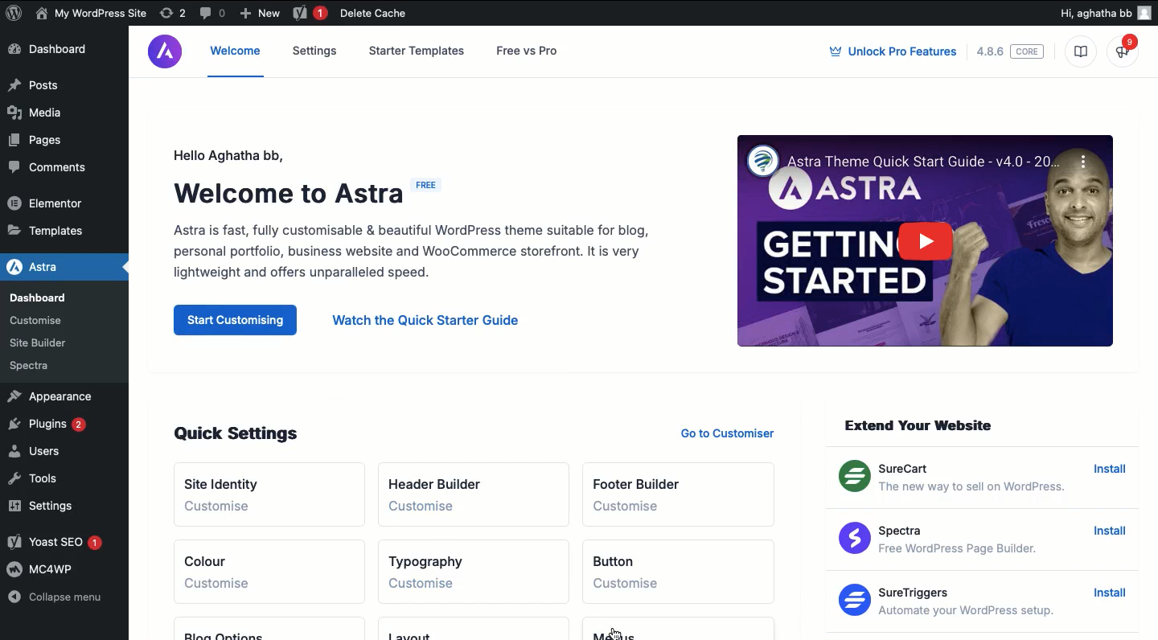 The width and height of the screenshot is (1158, 640). Describe the element at coordinates (35, 366) in the screenshot. I see `Spectra` at that location.